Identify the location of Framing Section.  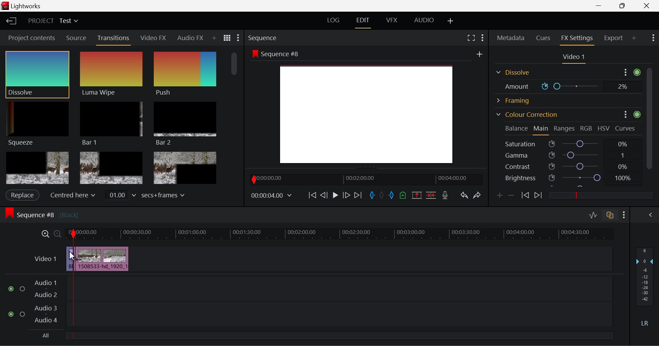
(519, 71).